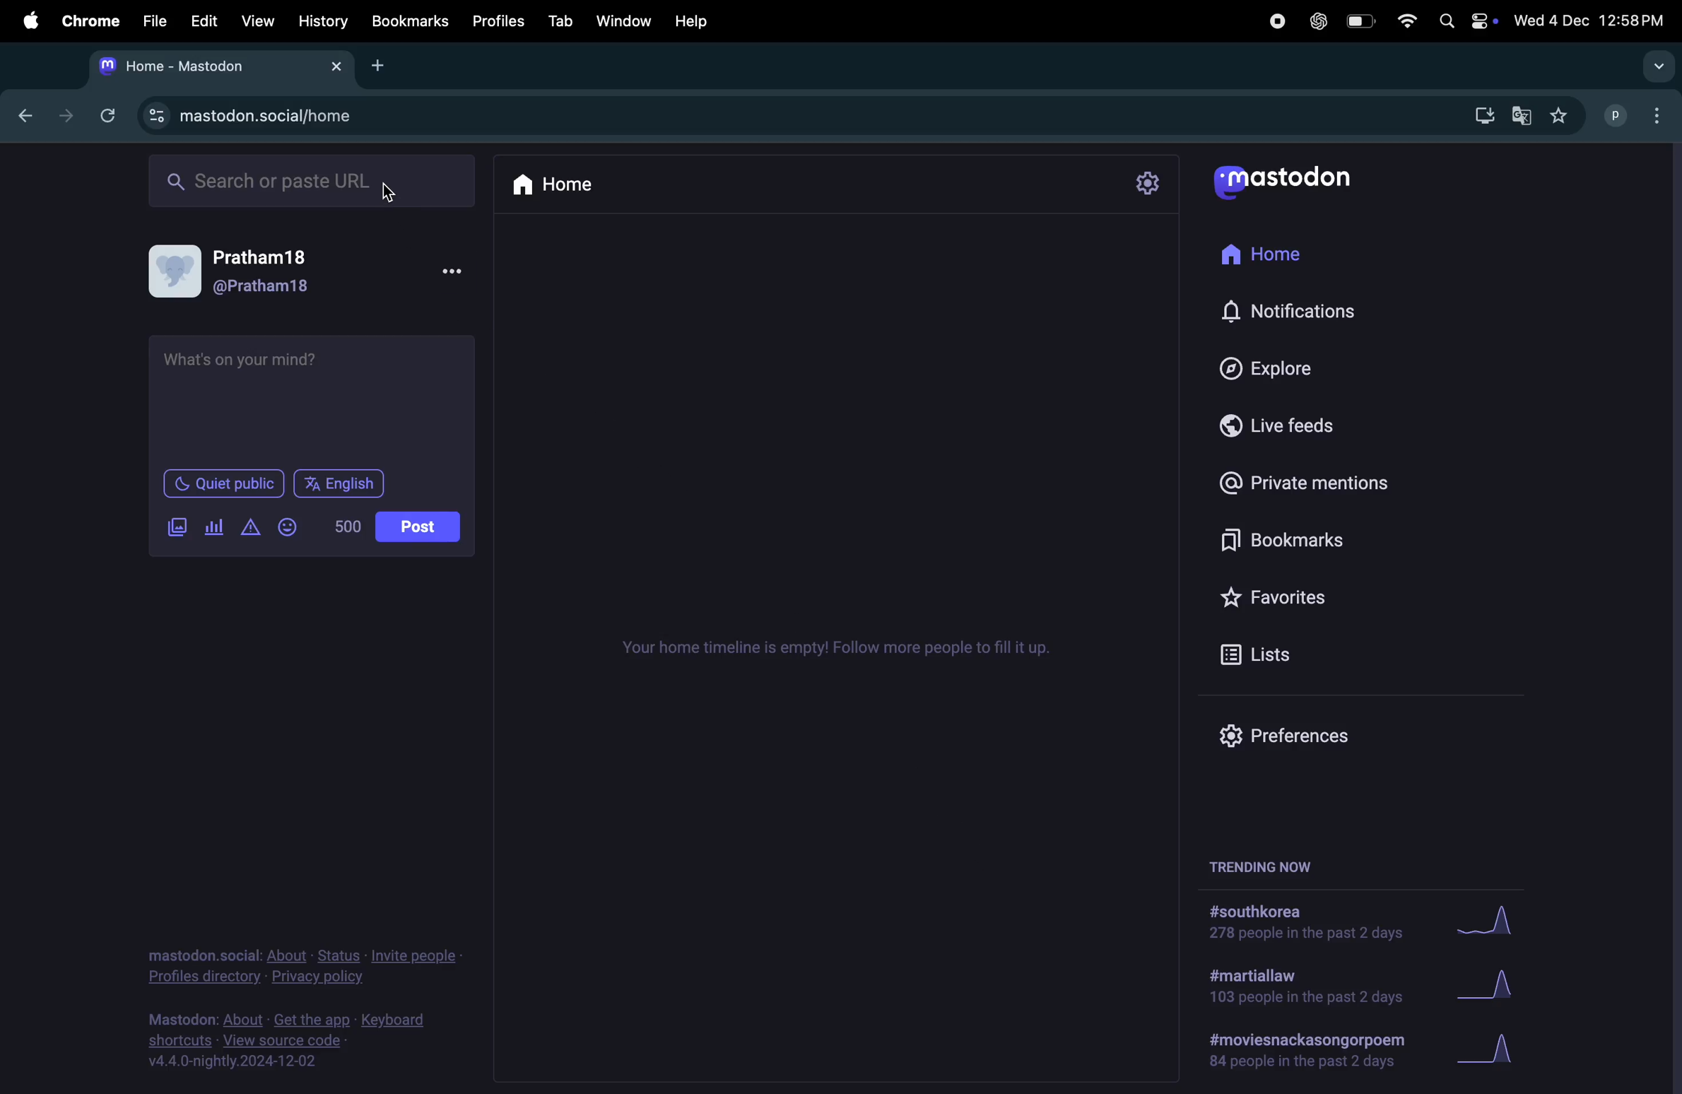 The image size is (1682, 1094). What do you see at coordinates (253, 528) in the screenshot?
I see `add alert` at bounding box center [253, 528].